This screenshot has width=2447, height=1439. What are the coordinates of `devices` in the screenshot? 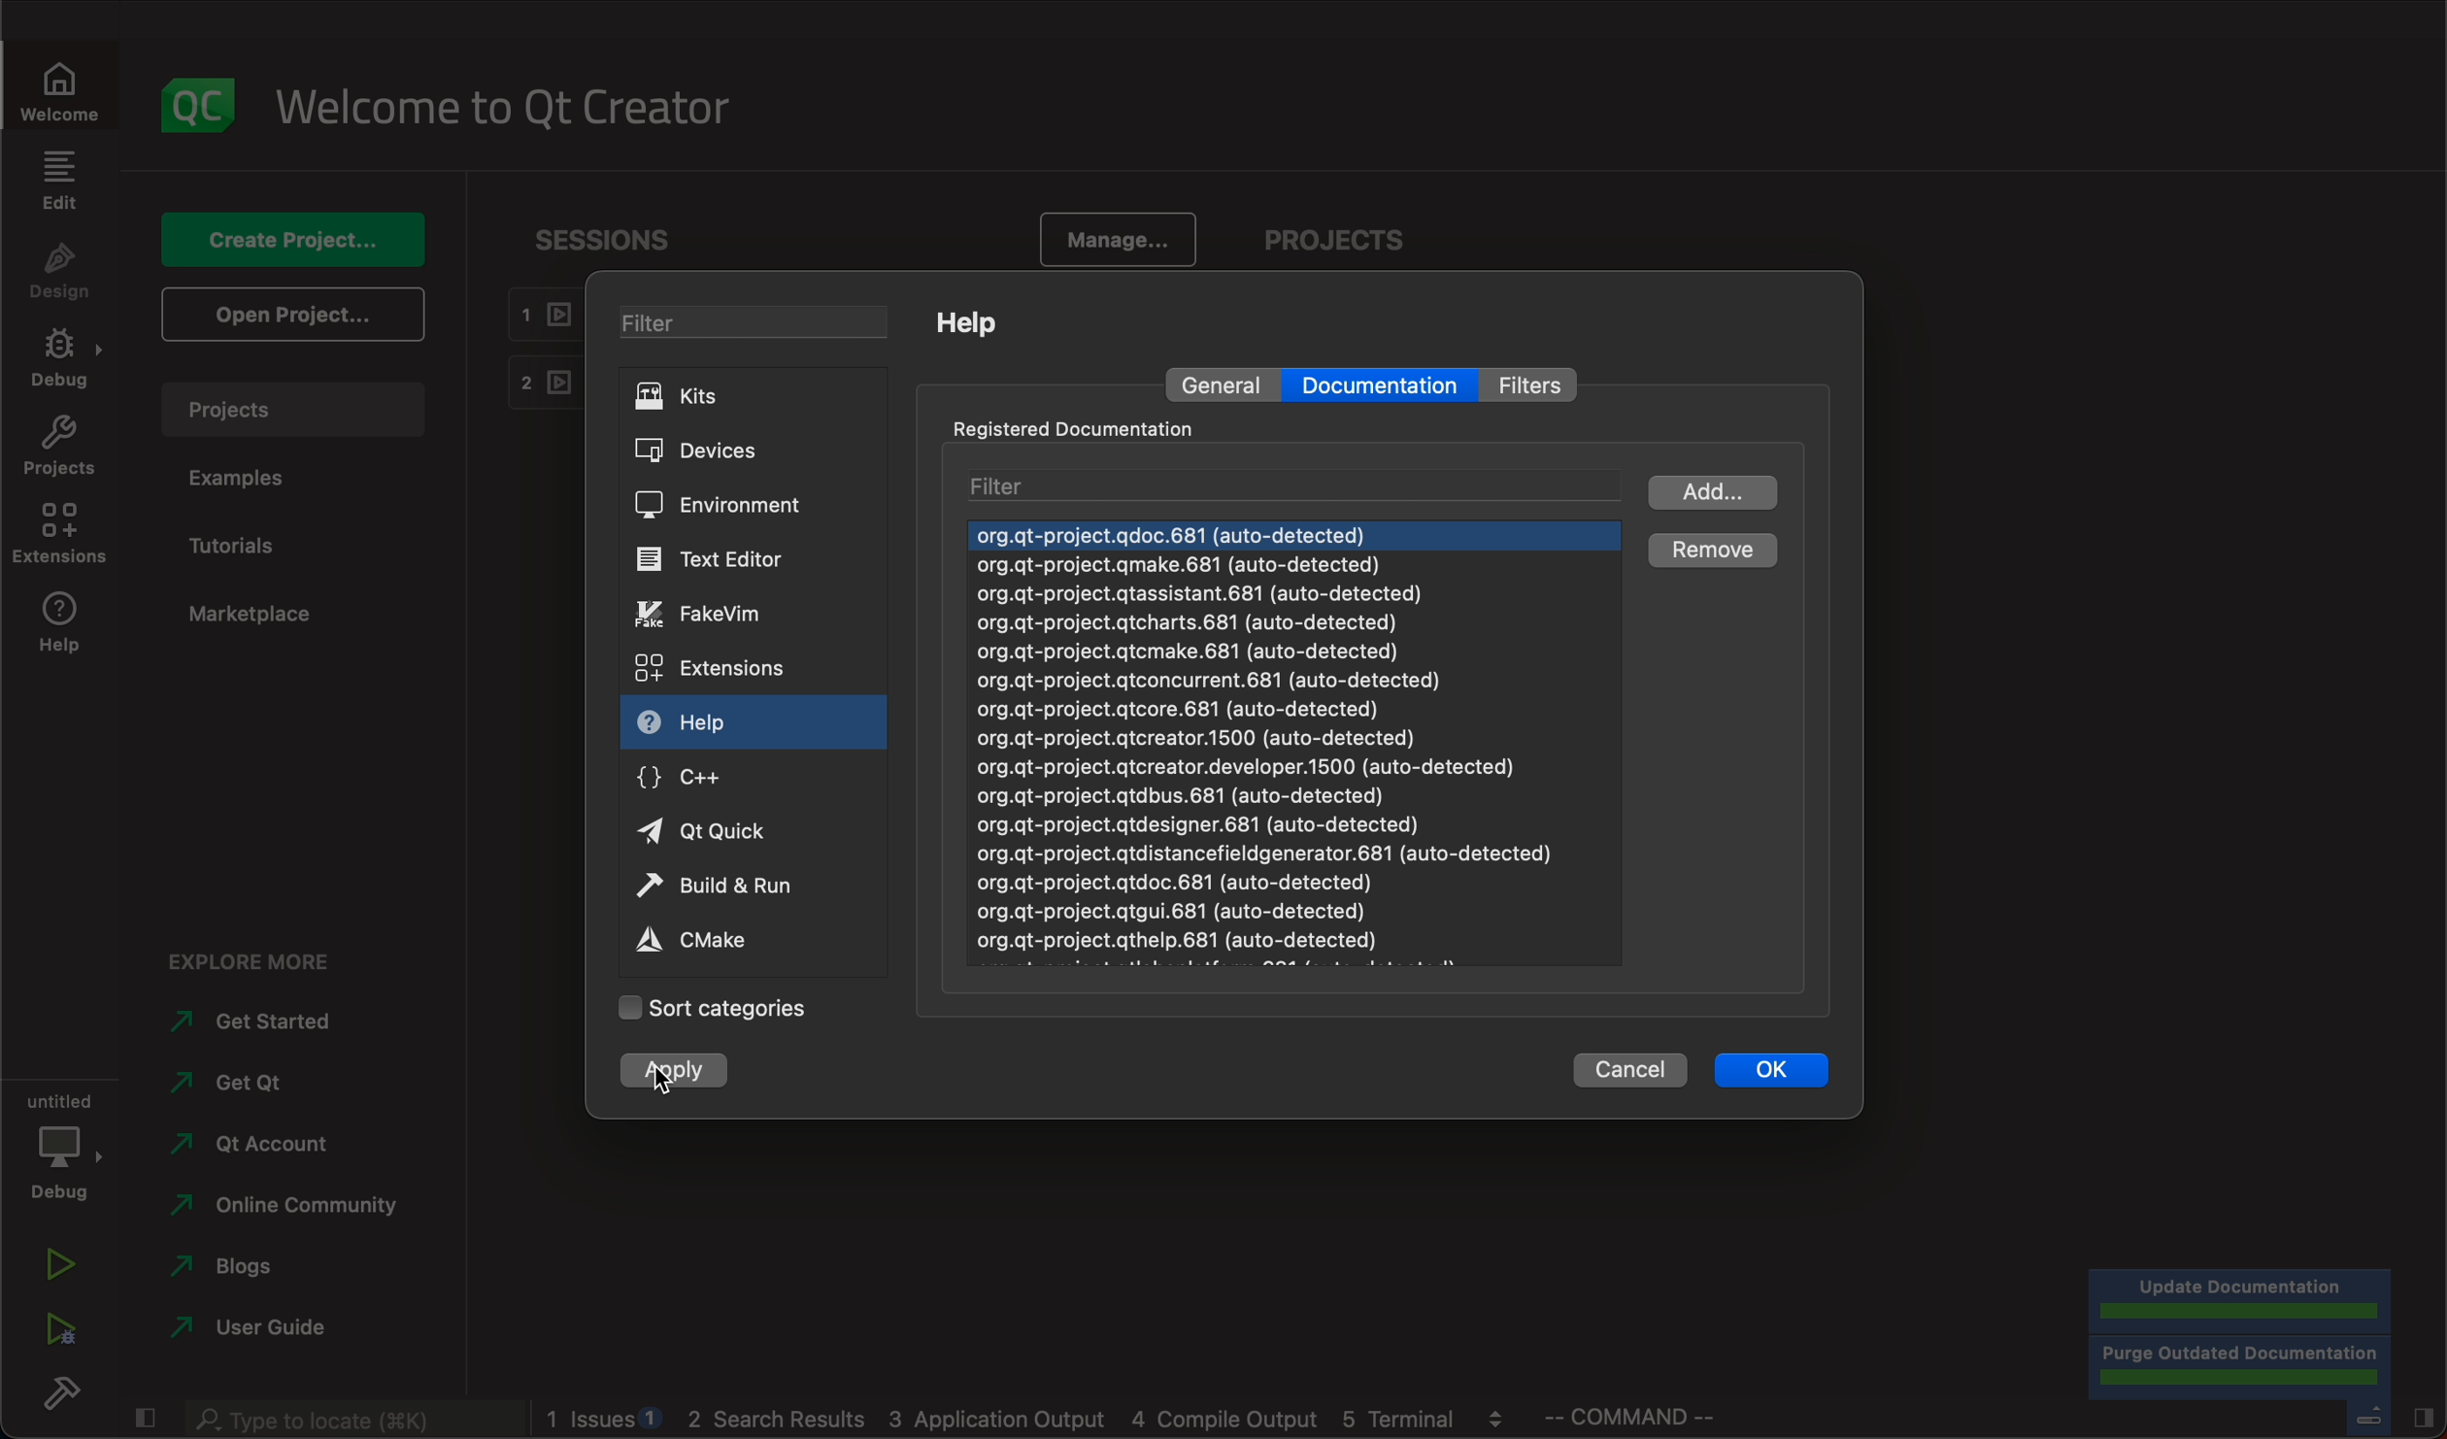 It's located at (744, 449).